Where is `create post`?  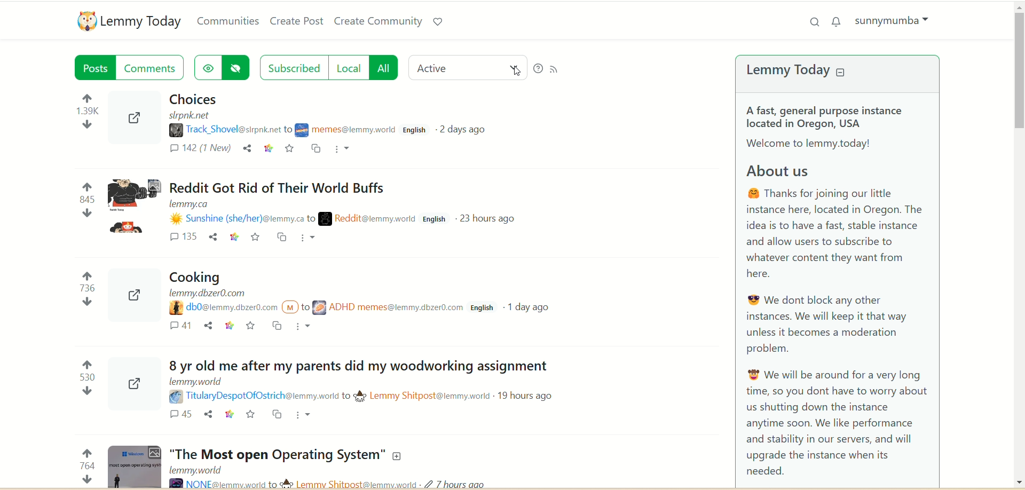
create post is located at coordinates (296, 22).